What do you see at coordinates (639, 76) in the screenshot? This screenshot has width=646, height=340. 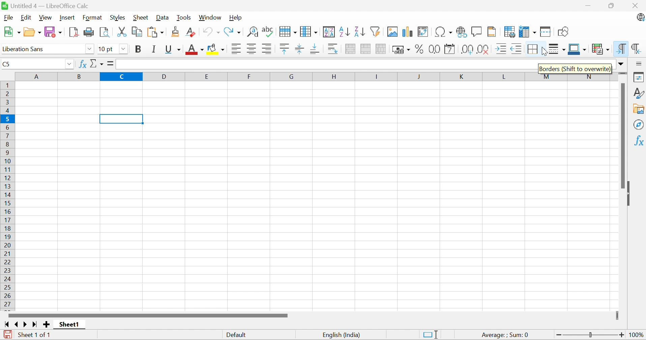 I see `Properties` at bounding box center [639, 76].